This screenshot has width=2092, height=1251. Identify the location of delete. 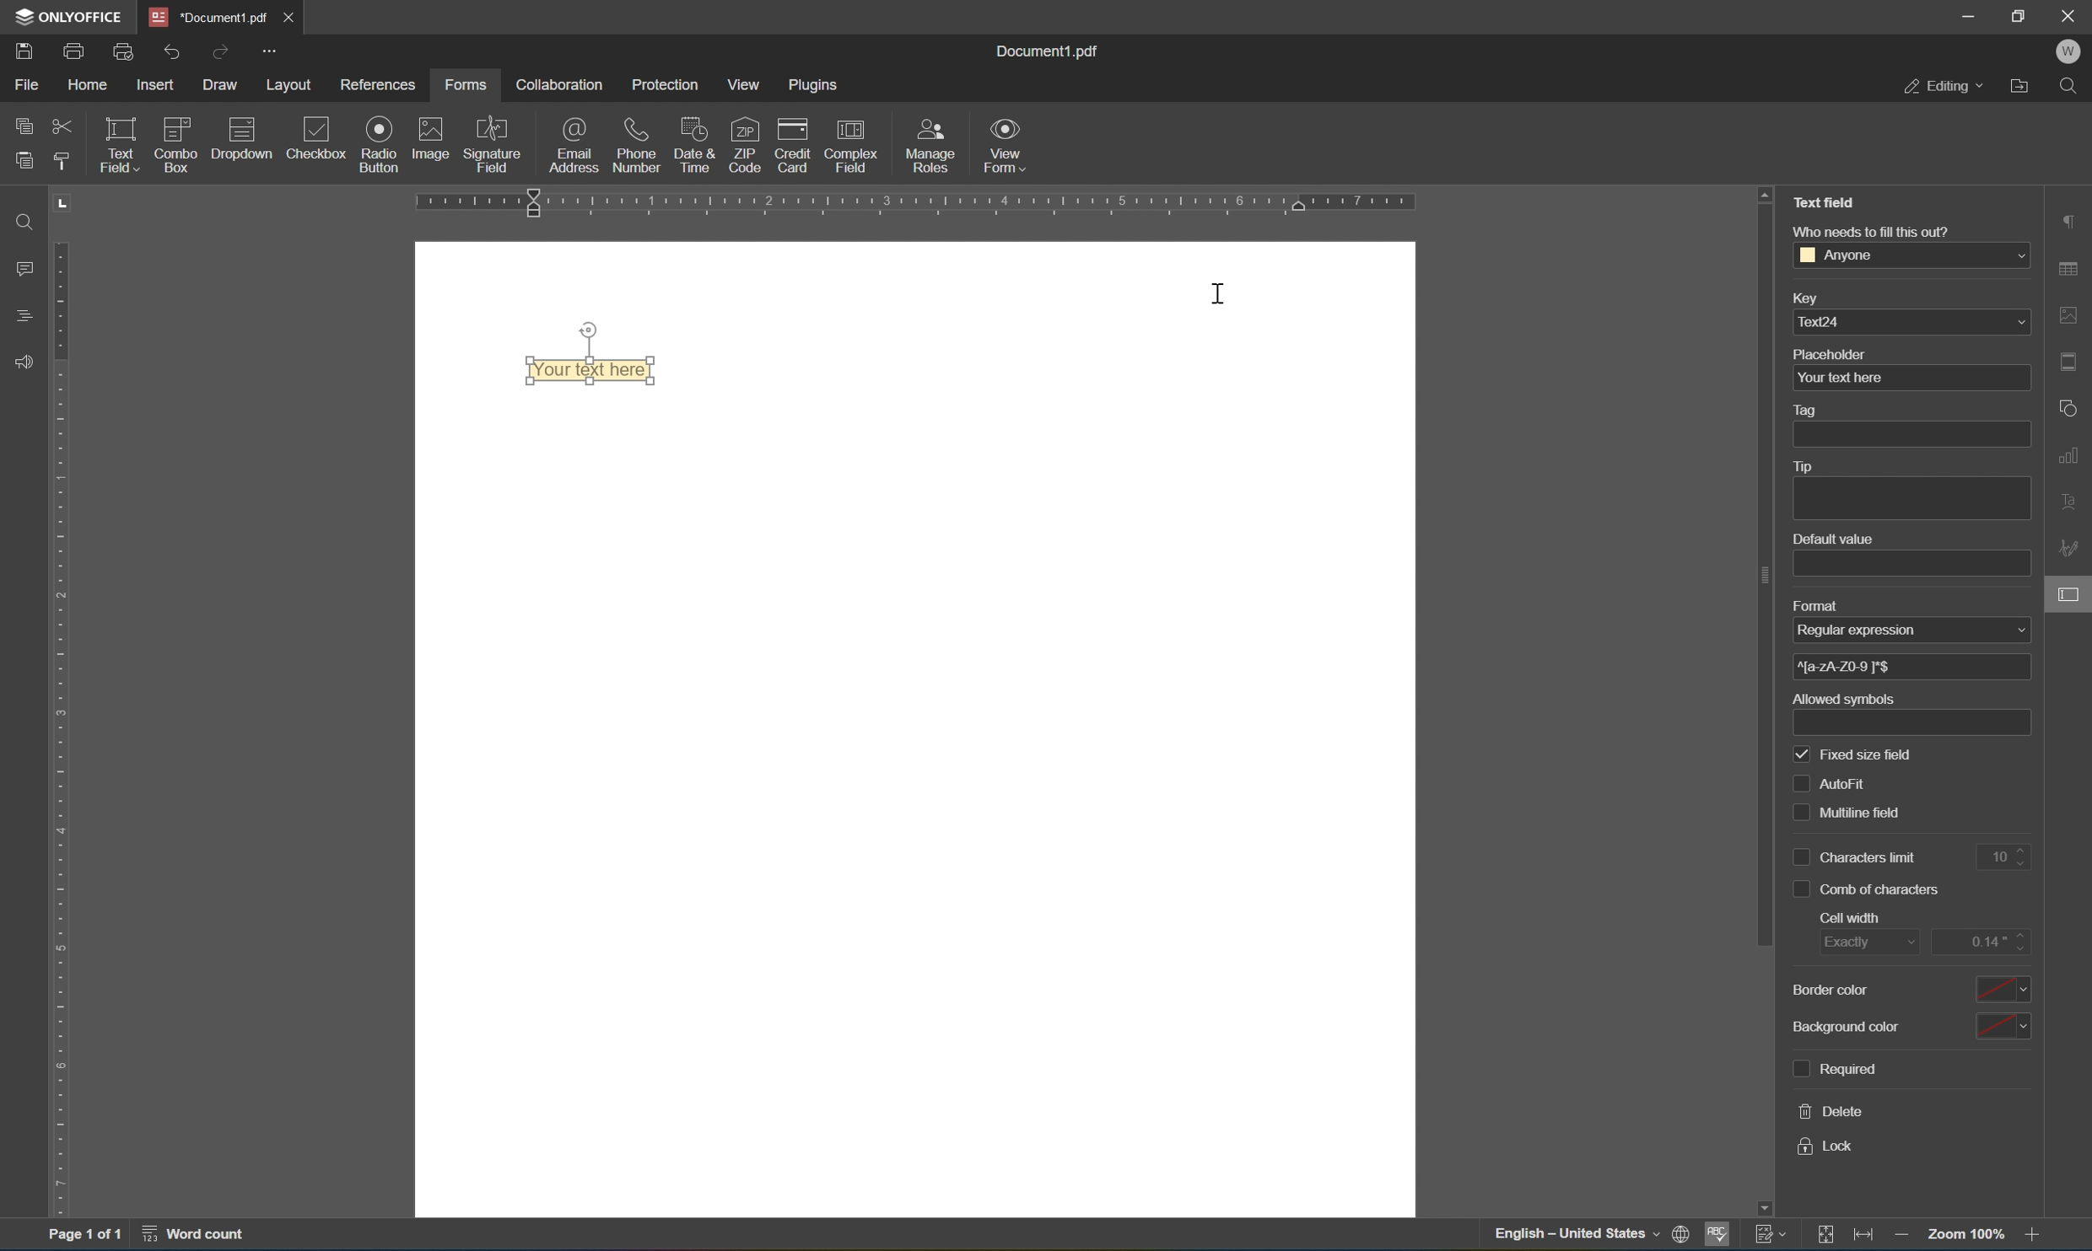
(1833, 1111).